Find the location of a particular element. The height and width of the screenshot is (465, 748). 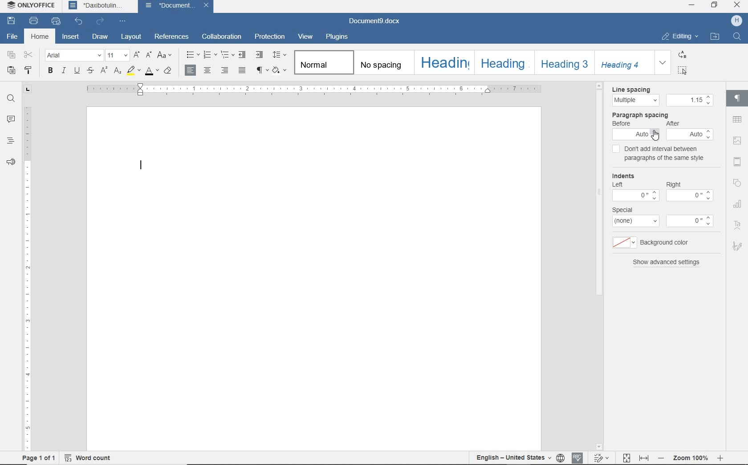

redo is located at coordinates (100, 22).